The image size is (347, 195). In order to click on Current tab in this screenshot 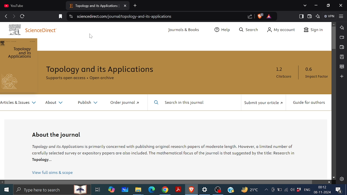, I will do `click(97, 6)`.